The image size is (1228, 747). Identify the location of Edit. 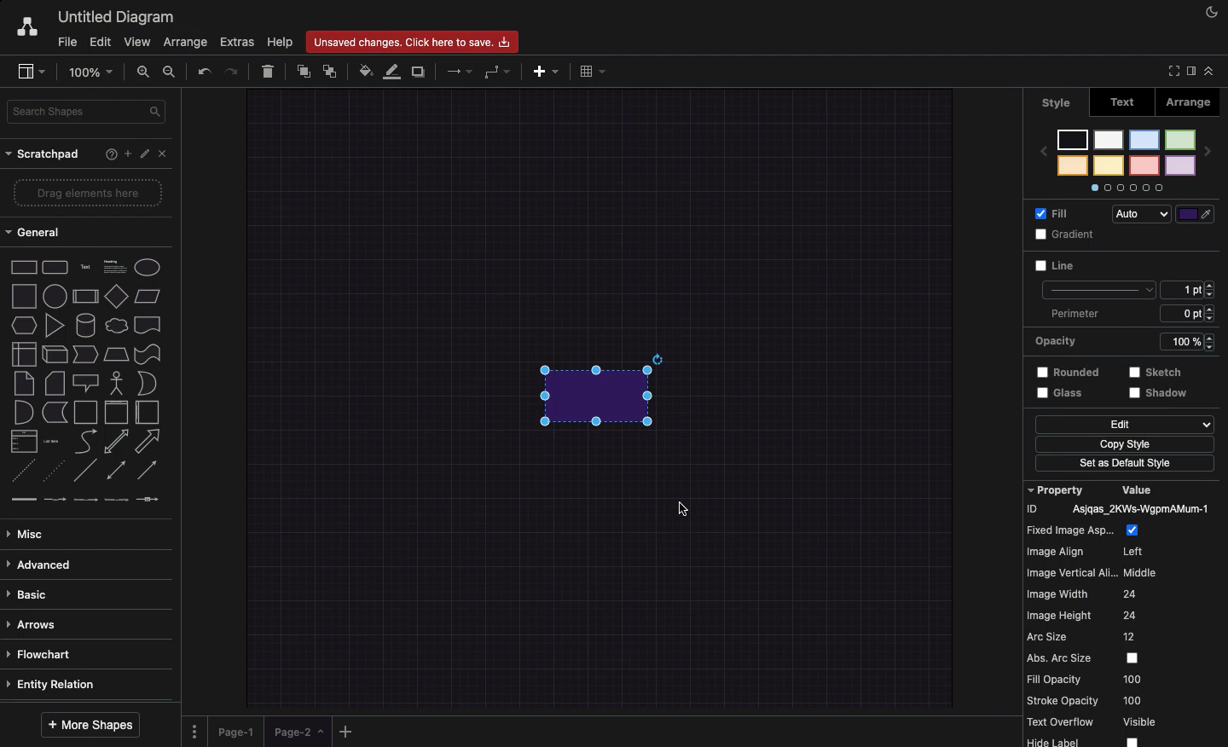
(1124, 425).